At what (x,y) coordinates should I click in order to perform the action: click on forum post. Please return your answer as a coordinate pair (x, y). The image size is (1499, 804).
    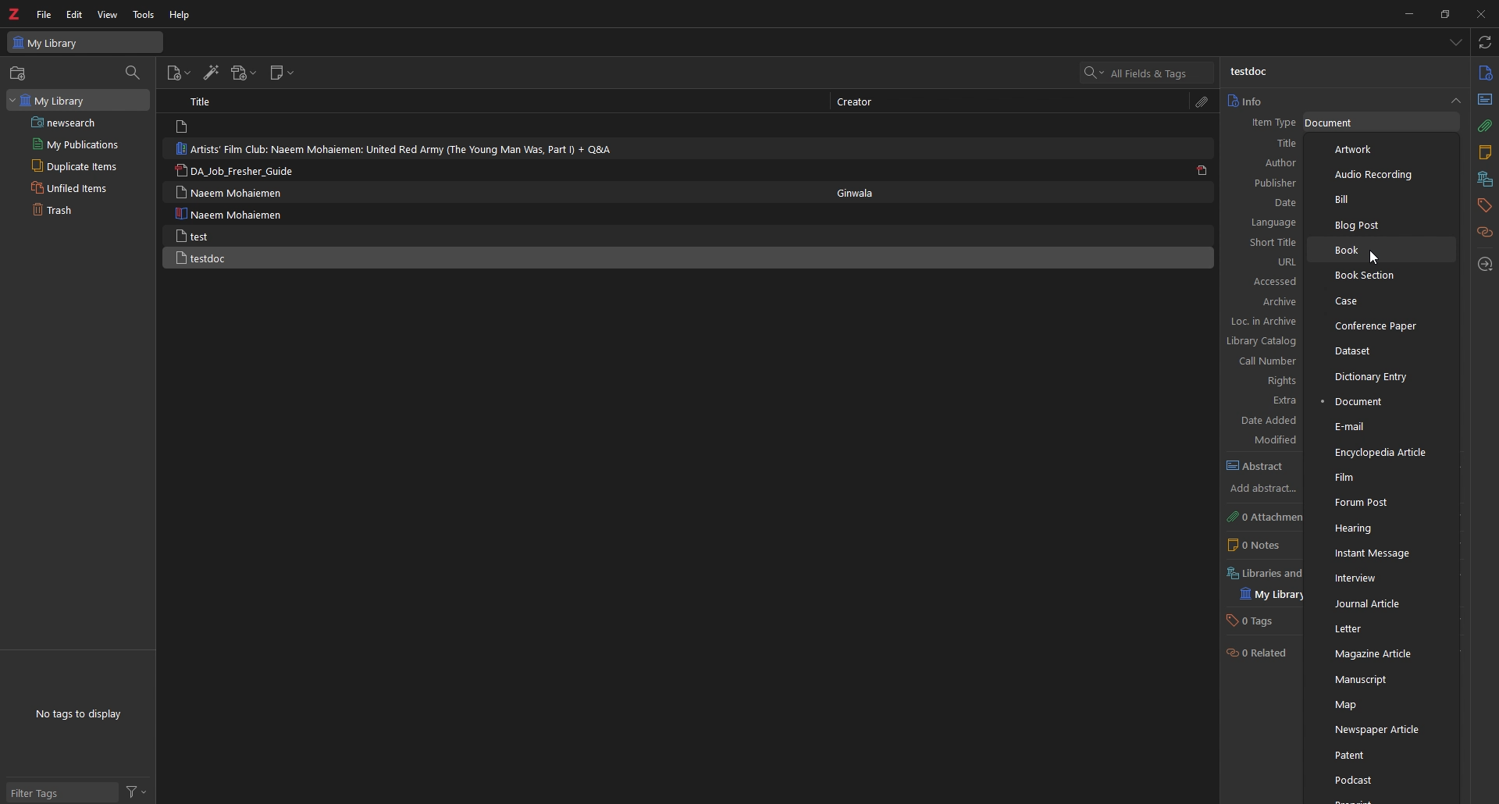
    Looking at the image, I should click on (1385, 504).